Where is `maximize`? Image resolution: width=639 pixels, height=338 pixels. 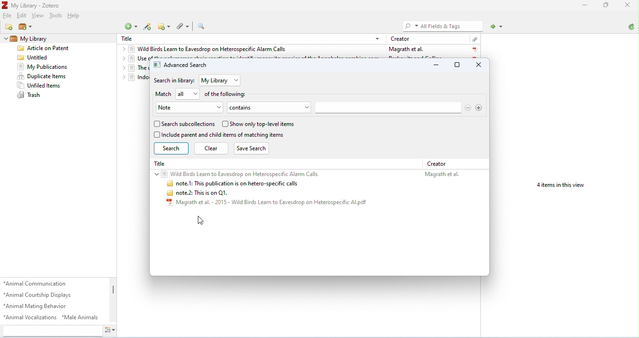 maximize is located at coordinates (604, 5).